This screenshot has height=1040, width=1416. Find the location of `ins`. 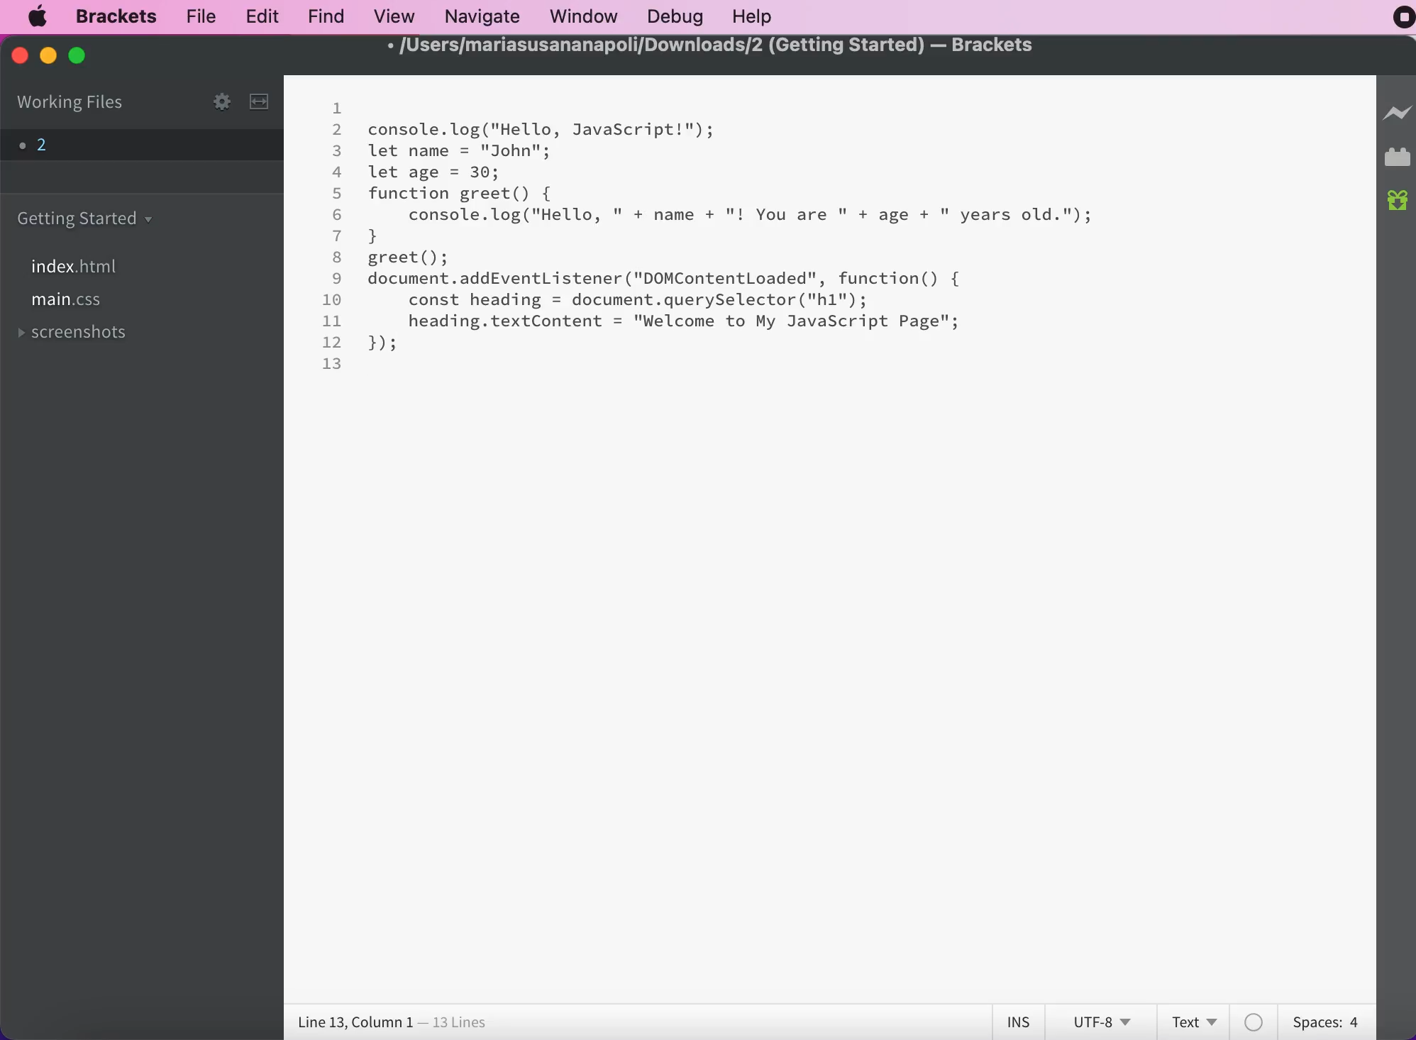

ins is located at coordinates (1015, 1019).